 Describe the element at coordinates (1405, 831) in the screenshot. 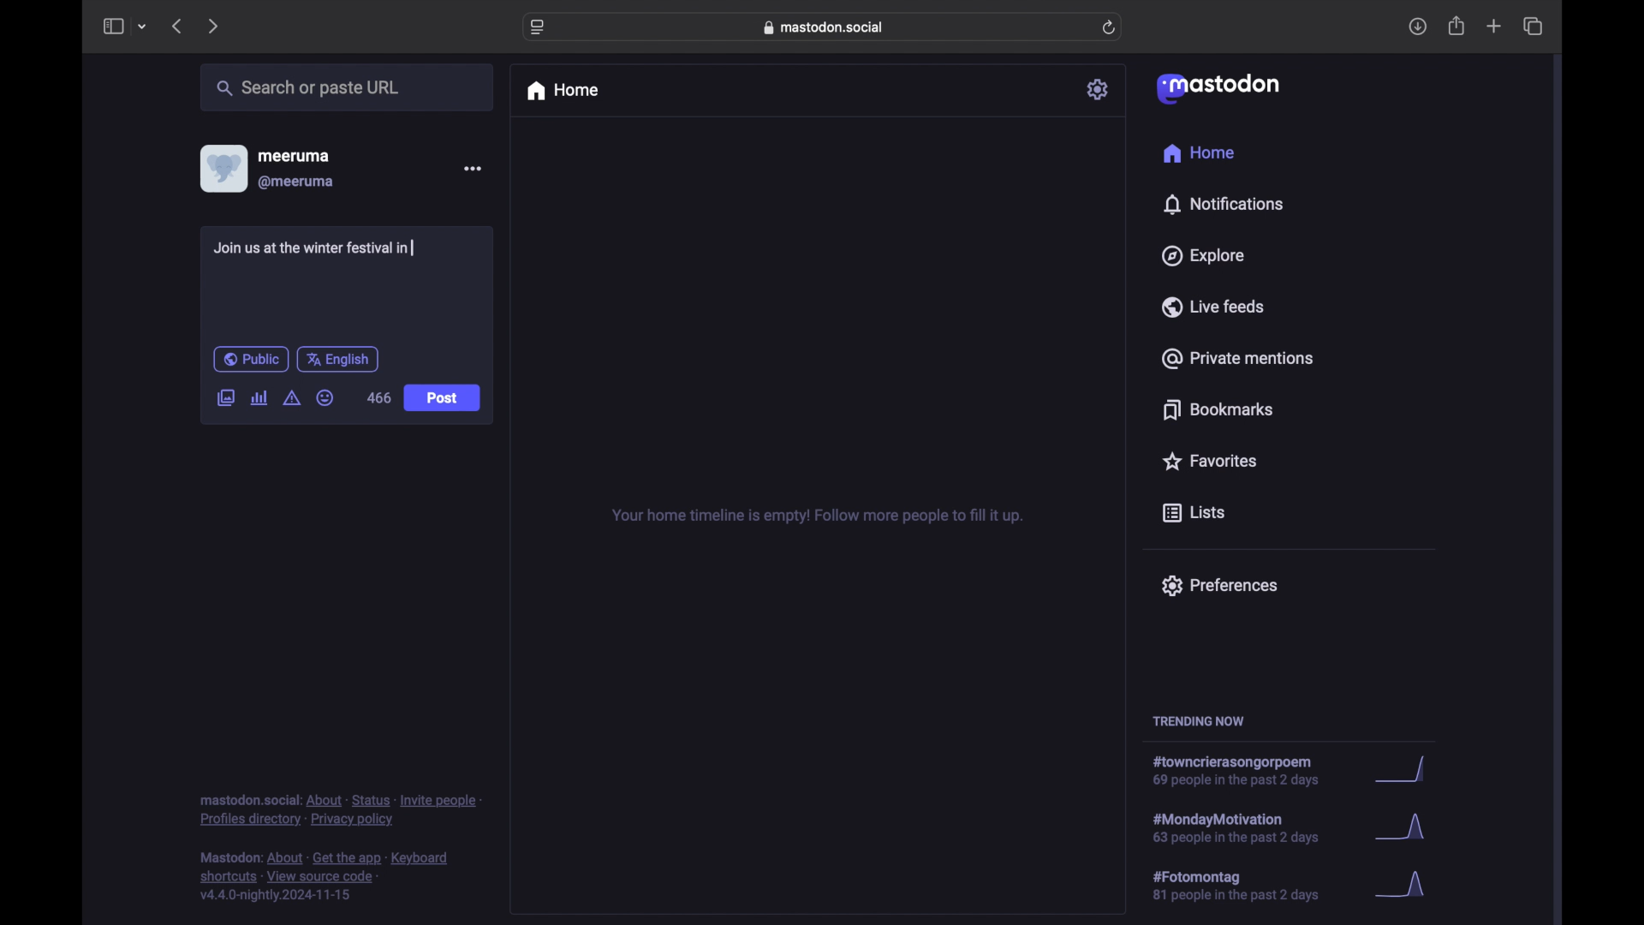

I see `graph` at that location.